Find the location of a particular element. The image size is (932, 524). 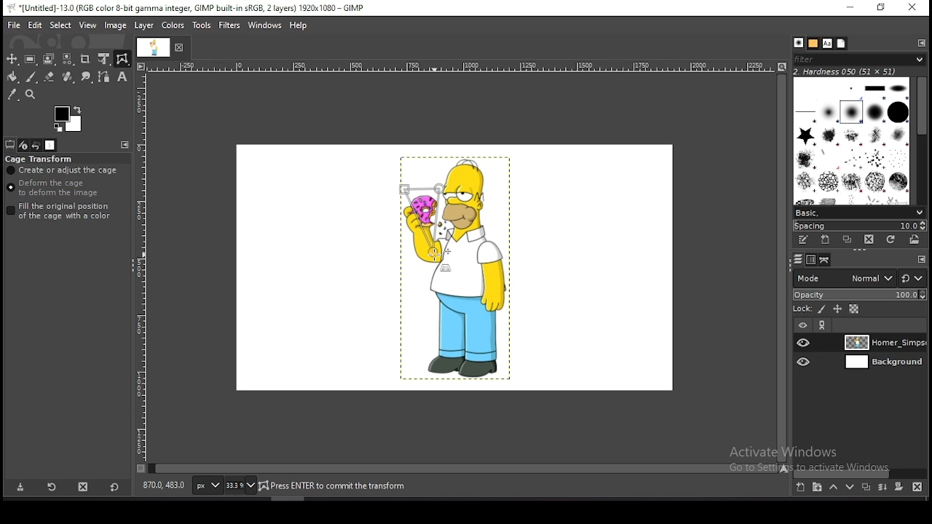

link is located at coordinates (824, 326).